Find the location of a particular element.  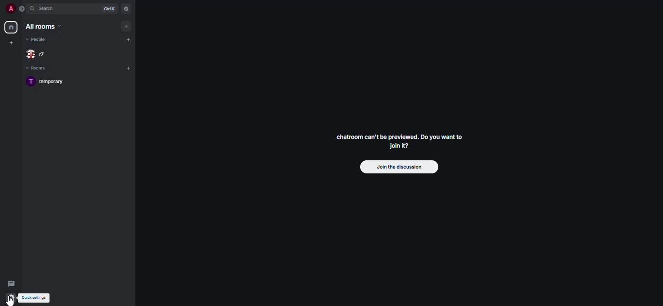

expand is located at coordinates (20, 9).